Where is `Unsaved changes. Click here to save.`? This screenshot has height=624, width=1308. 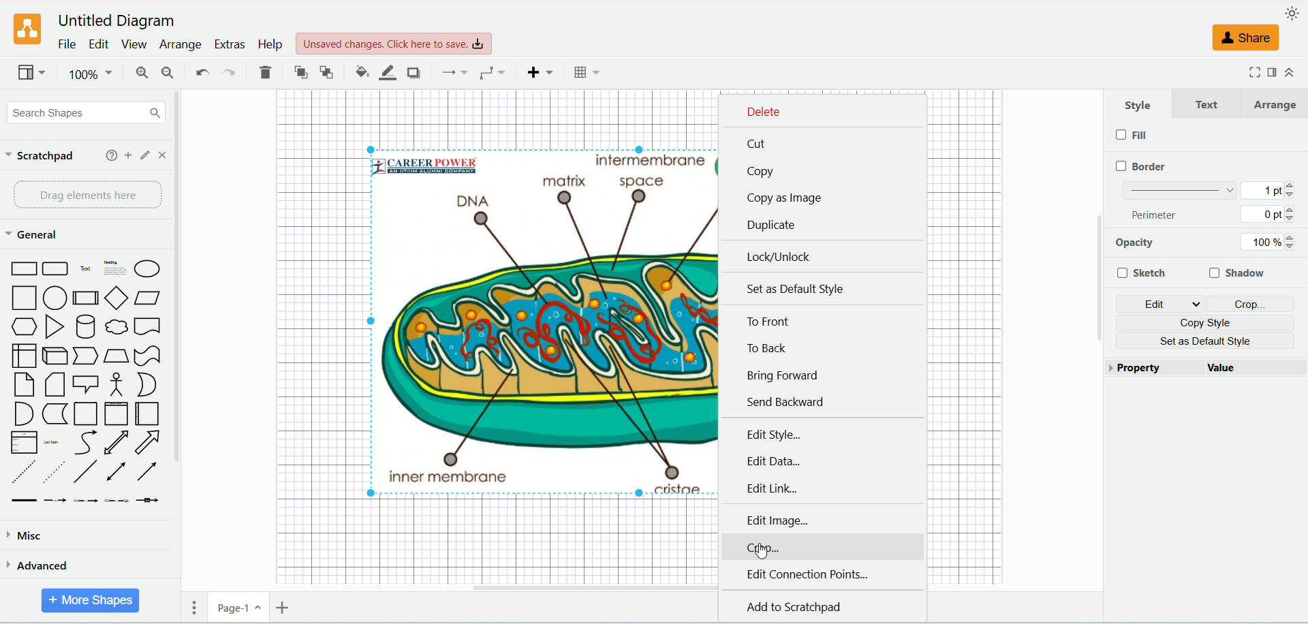
Unsaved changes. Click here to save. is located at coordinates (392, 43).